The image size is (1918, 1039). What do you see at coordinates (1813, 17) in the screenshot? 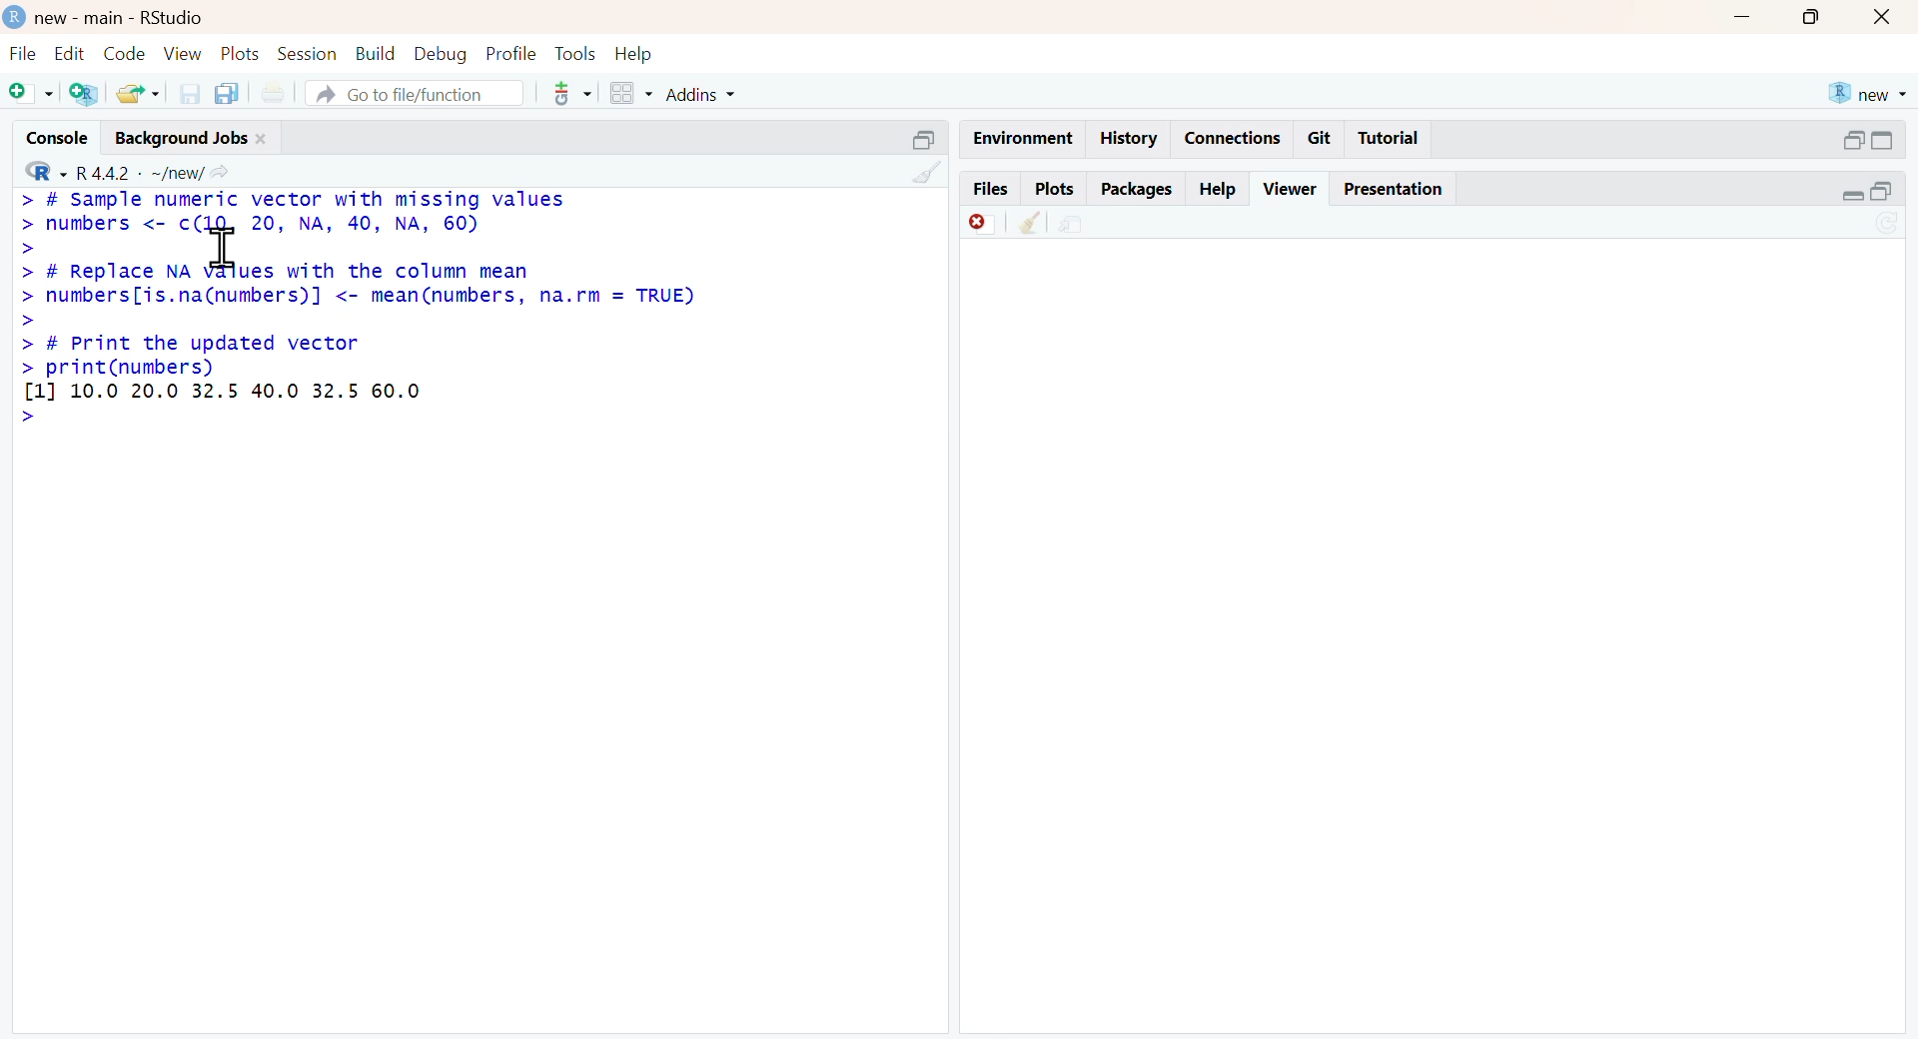
I see `maximise` at bounding box center [1813, 17].